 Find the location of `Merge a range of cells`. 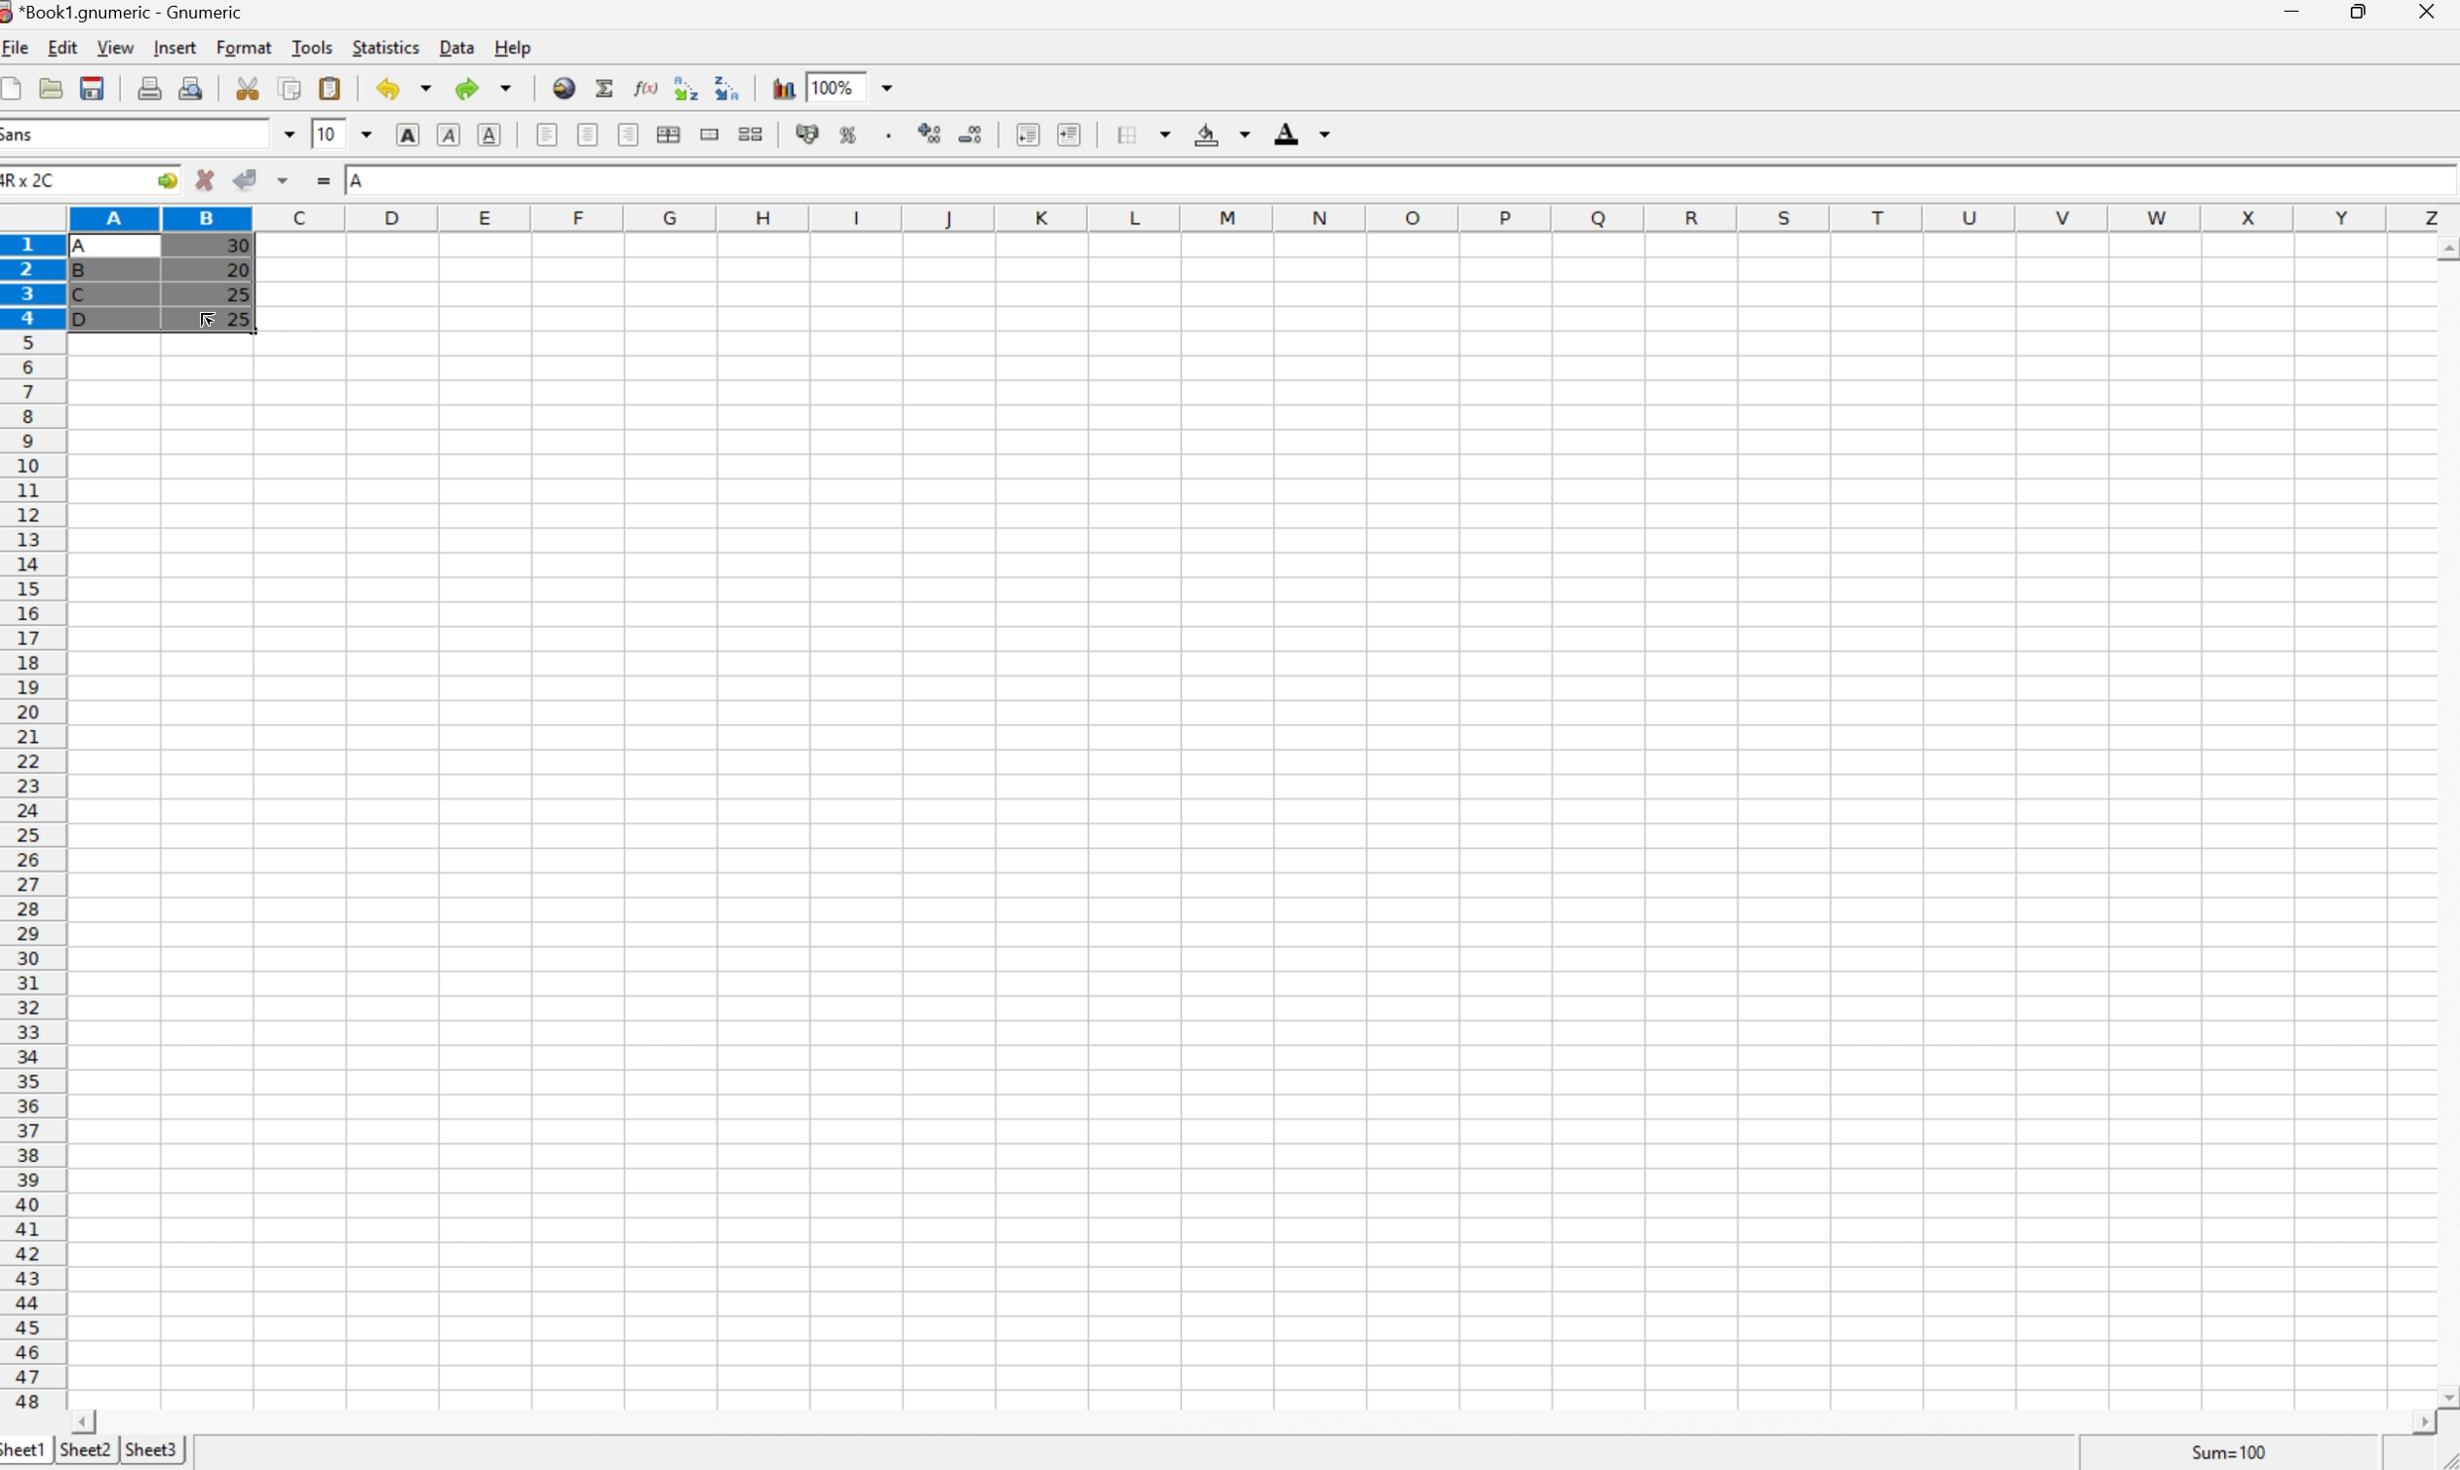

Merge a range of cells is located at coordinates (710, 136).